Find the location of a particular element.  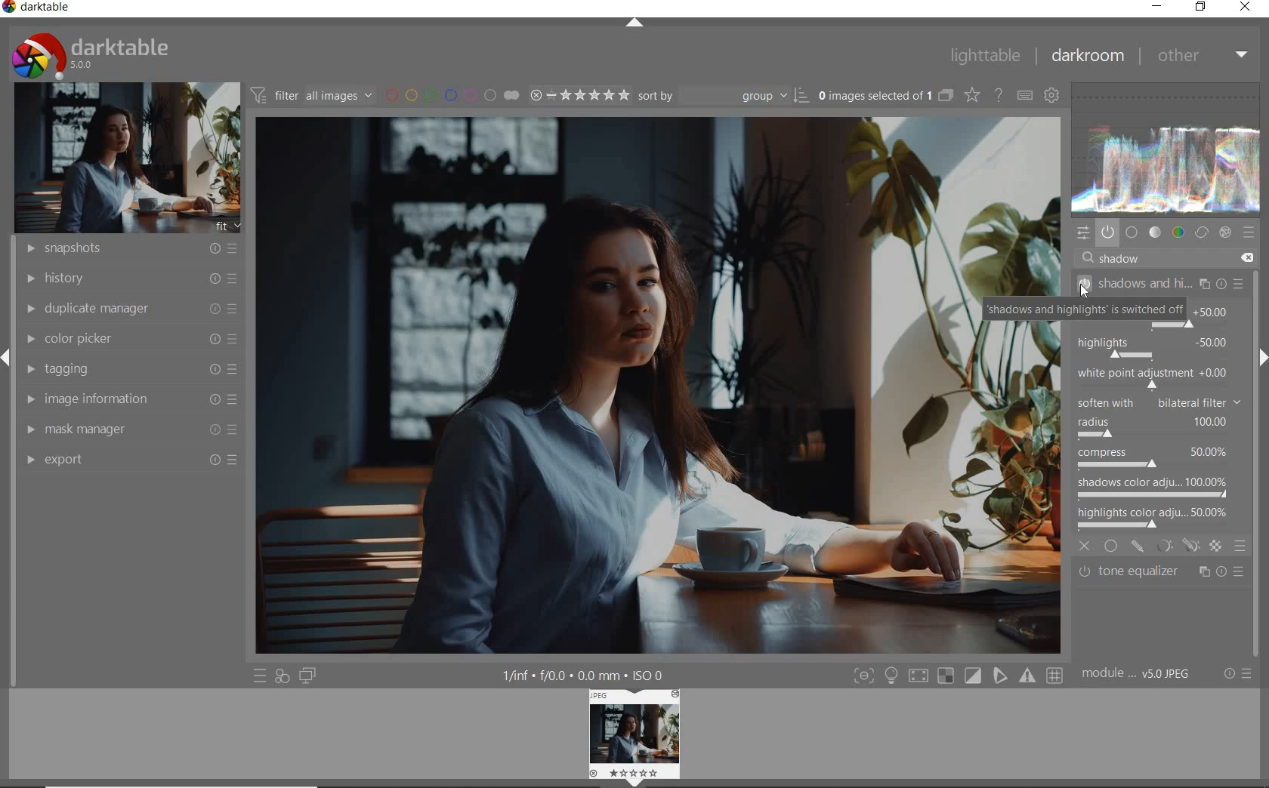

compress is located at coordinates (1155, 460).